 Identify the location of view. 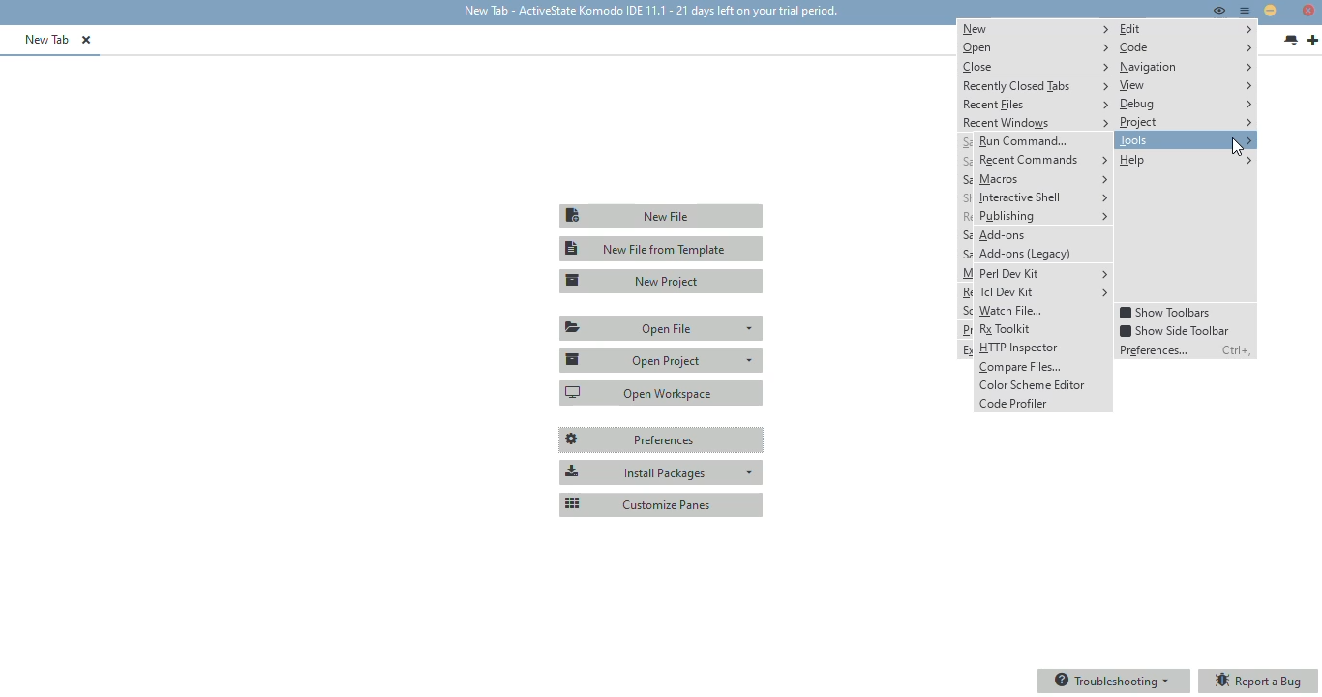
(1186, 85).